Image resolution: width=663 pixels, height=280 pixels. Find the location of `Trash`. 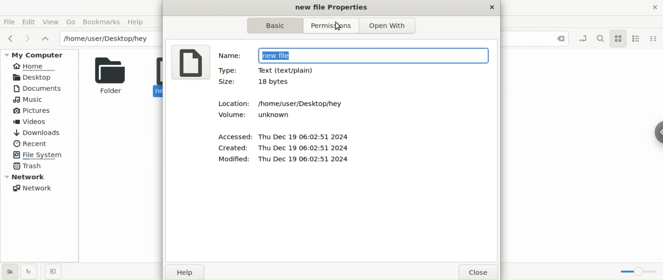

Trash is located at coordinates (28, 167).